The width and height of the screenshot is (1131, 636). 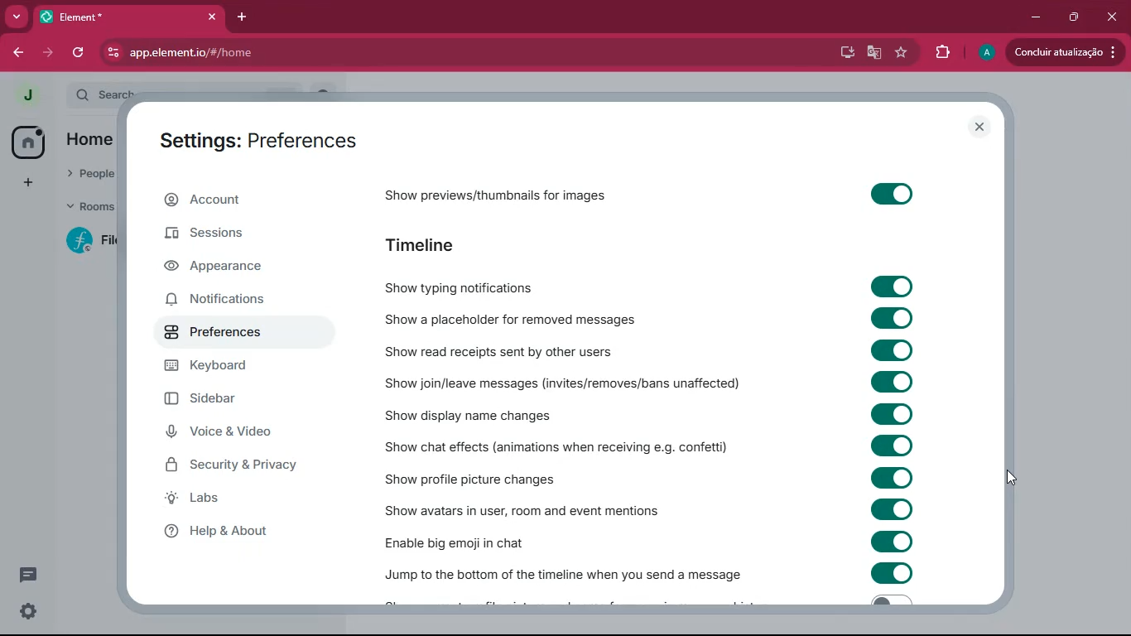 What do you see at coordinates (888, 382) in the screenshot?
I see `toggle on ` at bounding box center [888, 382].